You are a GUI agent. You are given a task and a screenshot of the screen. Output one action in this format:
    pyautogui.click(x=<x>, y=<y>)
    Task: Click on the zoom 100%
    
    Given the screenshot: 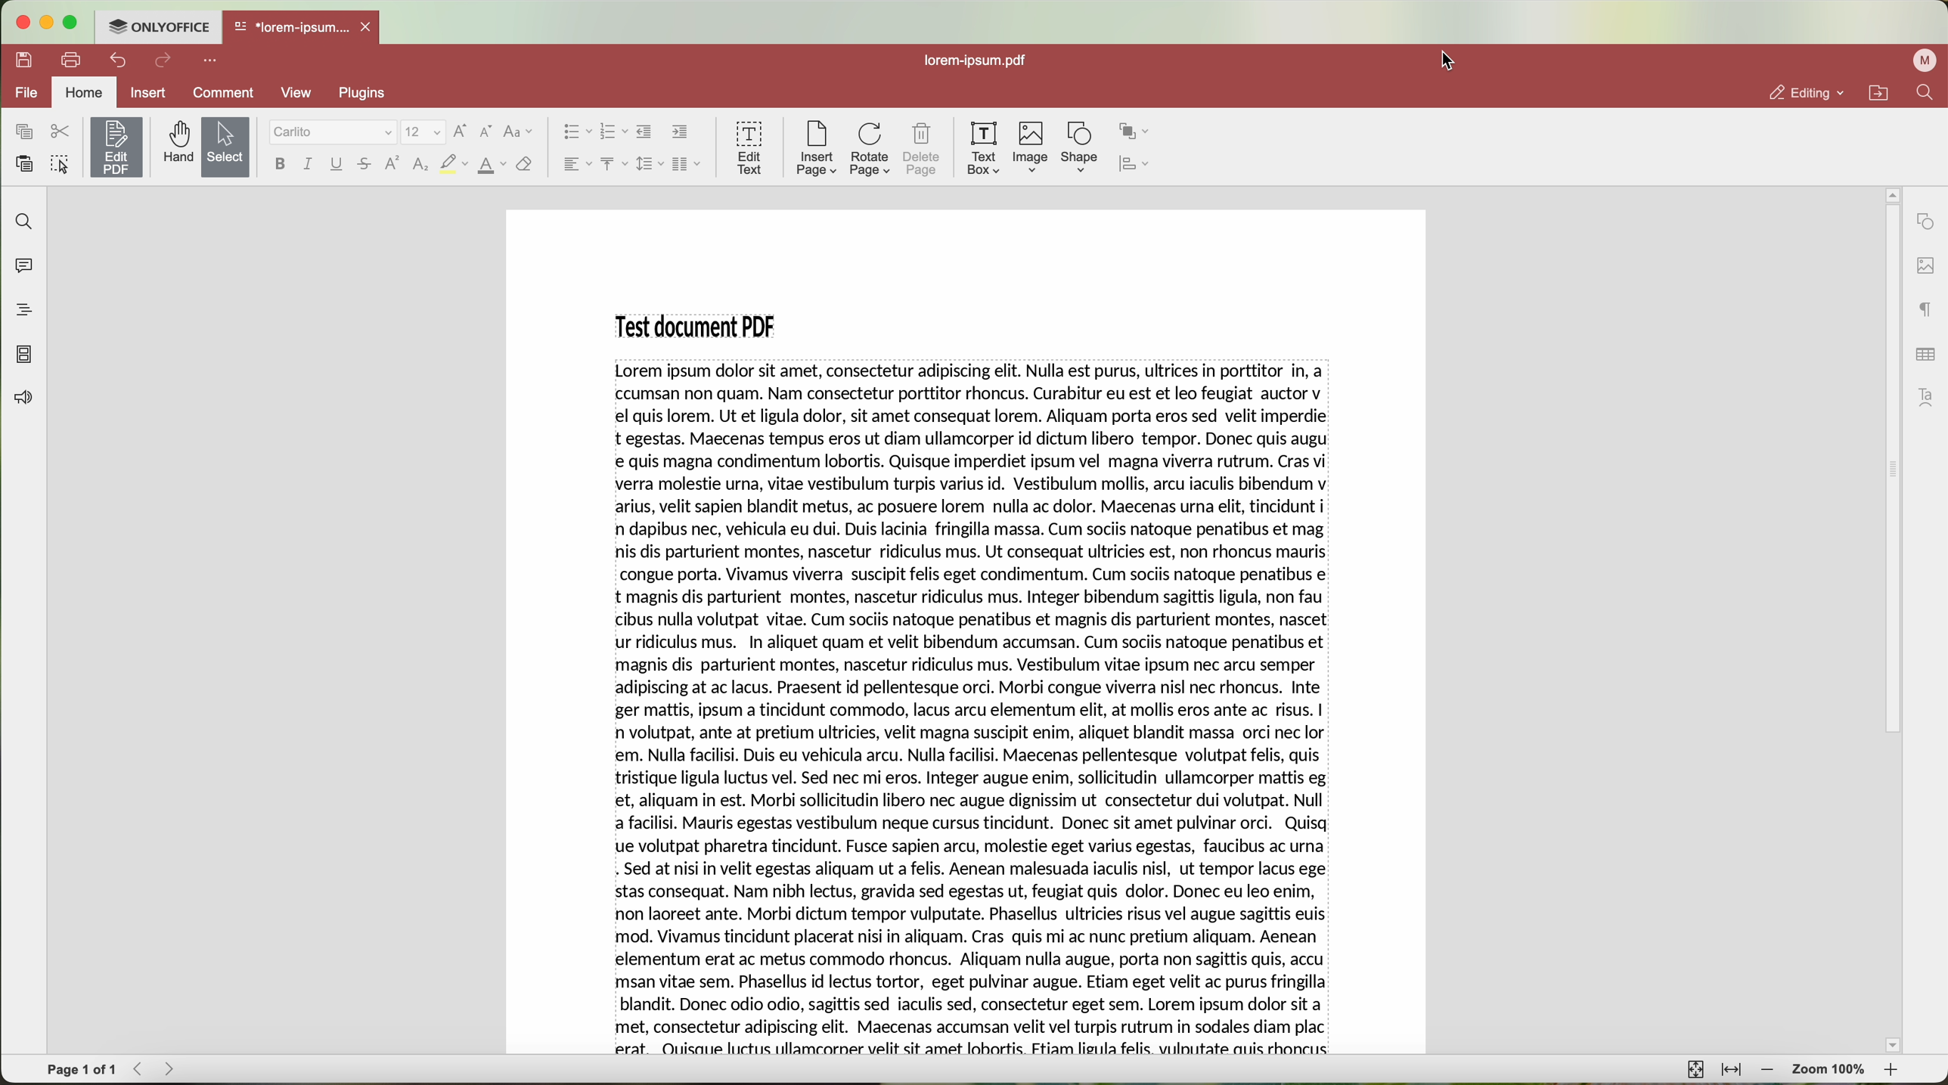 What is the action you would take?
    pyautogui.click(x=1830, y=1071)
    